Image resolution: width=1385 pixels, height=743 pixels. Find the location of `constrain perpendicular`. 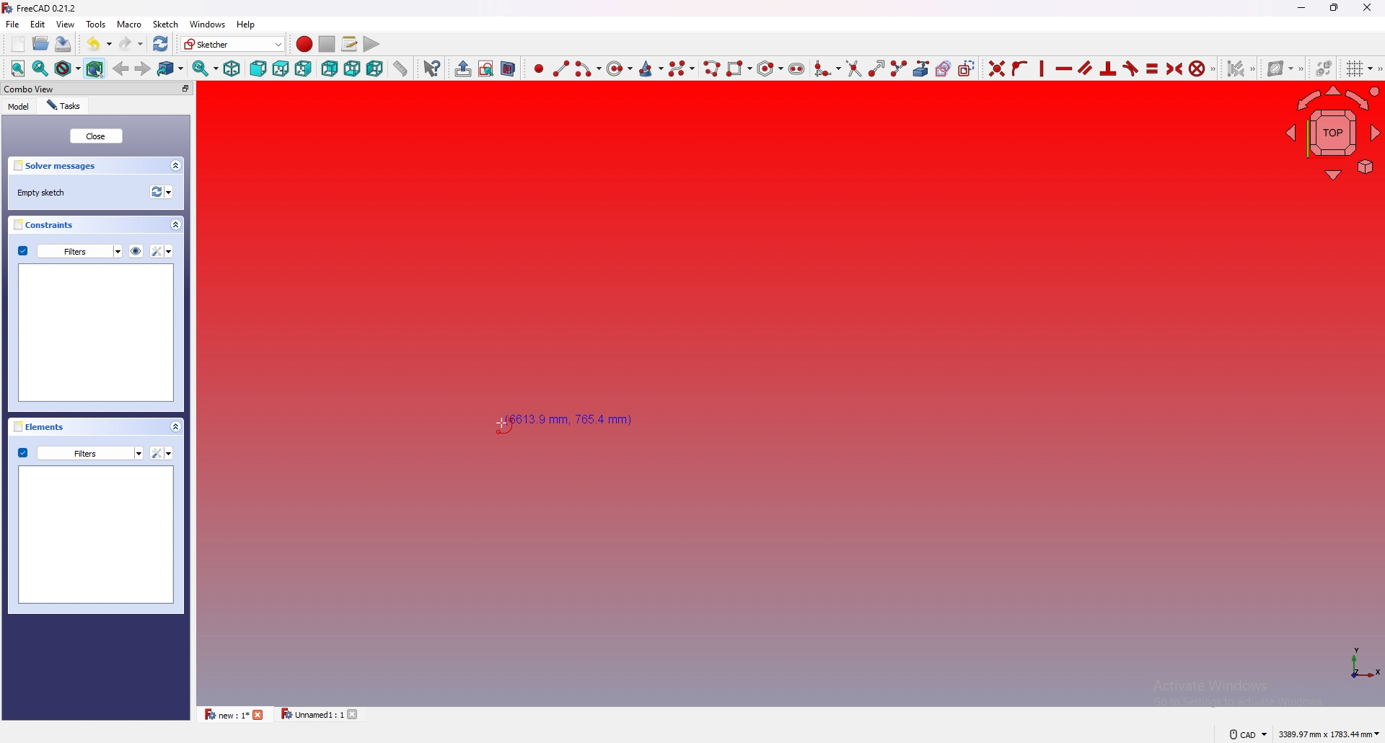

constrain perpendicular is located at coordinates (1109, 69).